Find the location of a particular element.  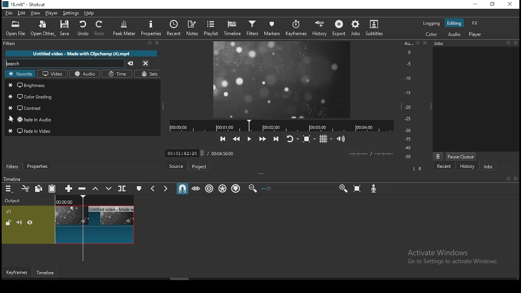

append is located at coordinates (70, 188).